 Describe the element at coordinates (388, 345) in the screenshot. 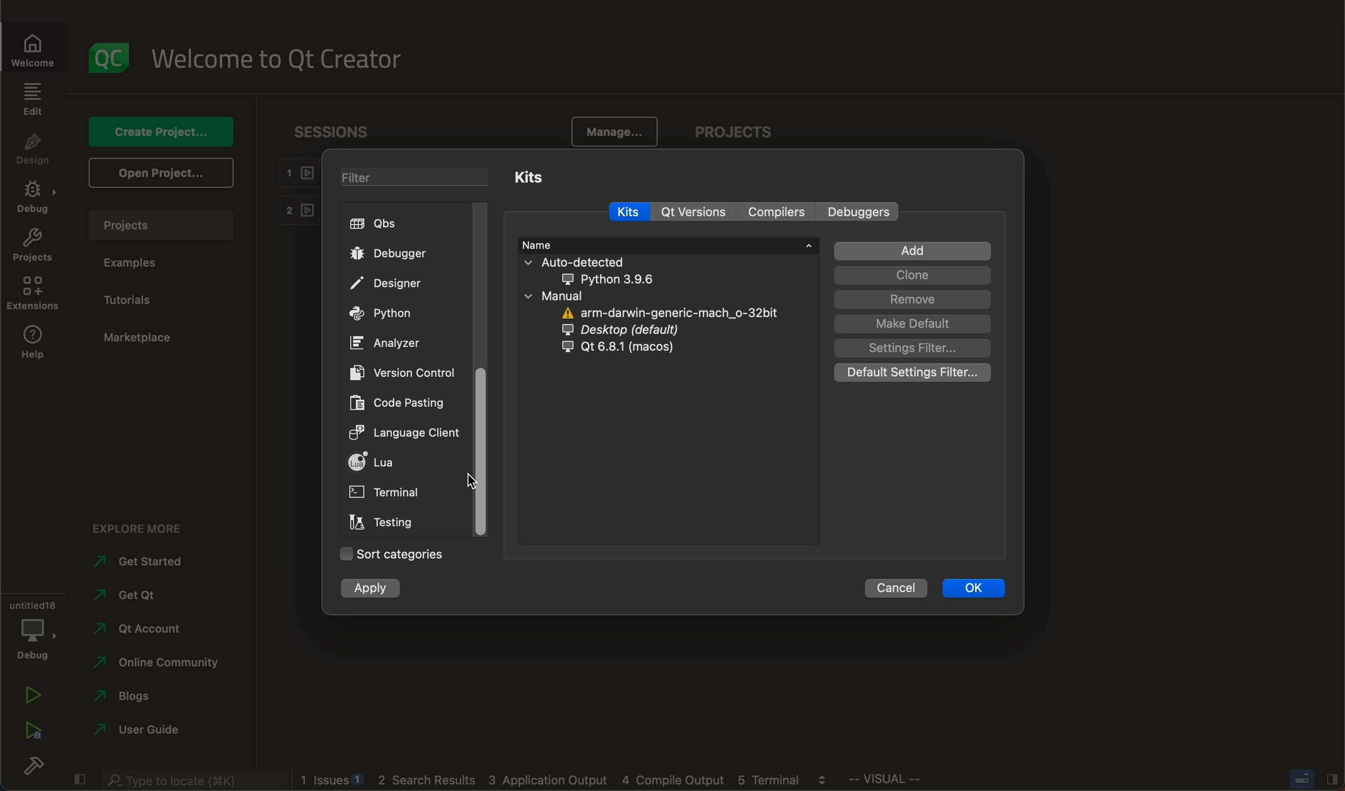

I see `analyzer` at that location.